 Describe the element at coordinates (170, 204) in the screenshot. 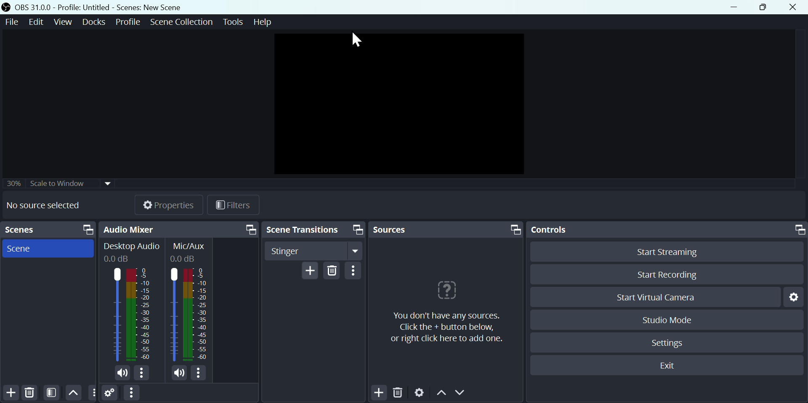

I see `Properties` at that location.